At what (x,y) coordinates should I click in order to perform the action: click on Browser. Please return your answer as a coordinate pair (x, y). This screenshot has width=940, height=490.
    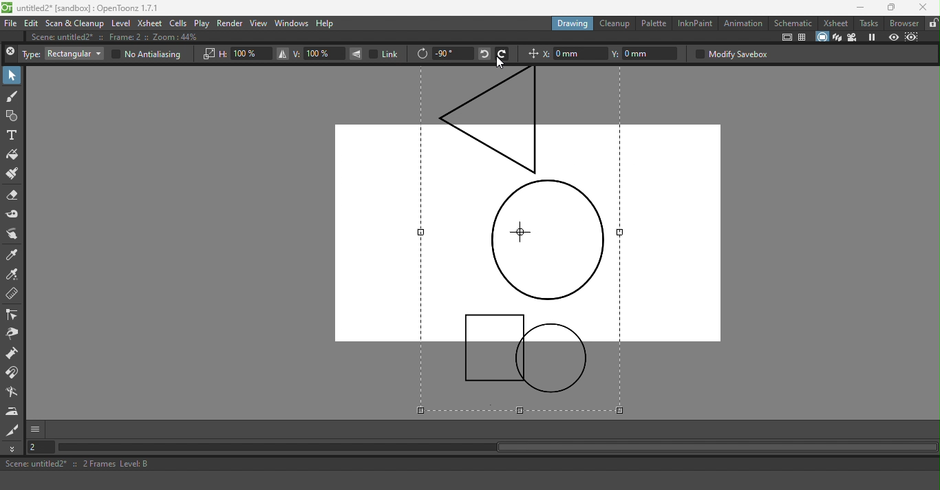
    Looking at the image, I should click on (903, 23).